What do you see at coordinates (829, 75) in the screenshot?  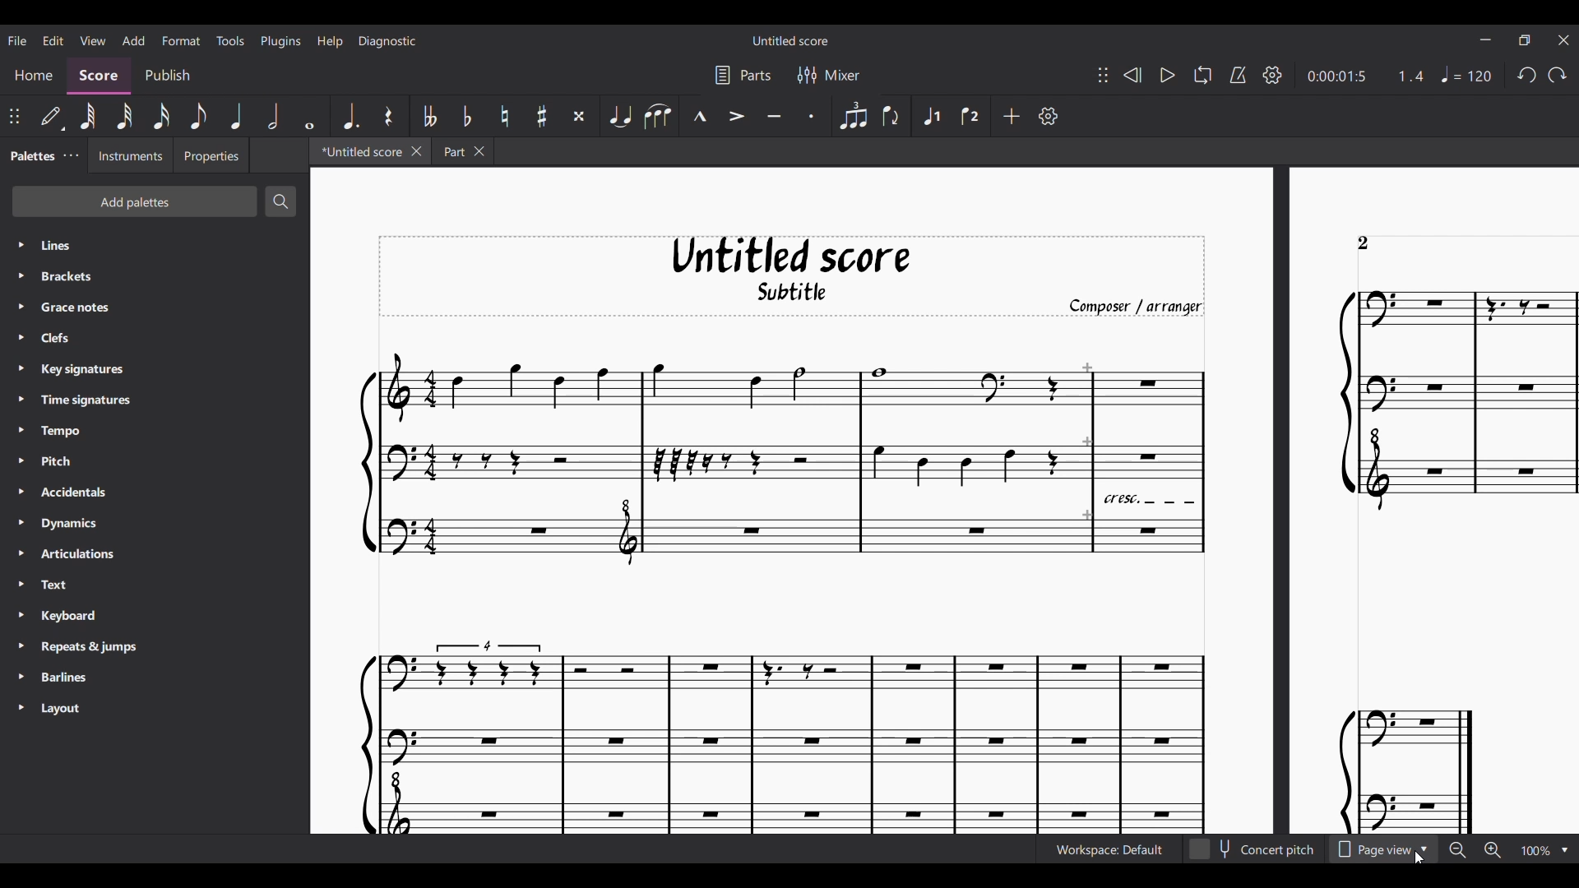 I see `Mixer settings` at bounding box center [829, 75].